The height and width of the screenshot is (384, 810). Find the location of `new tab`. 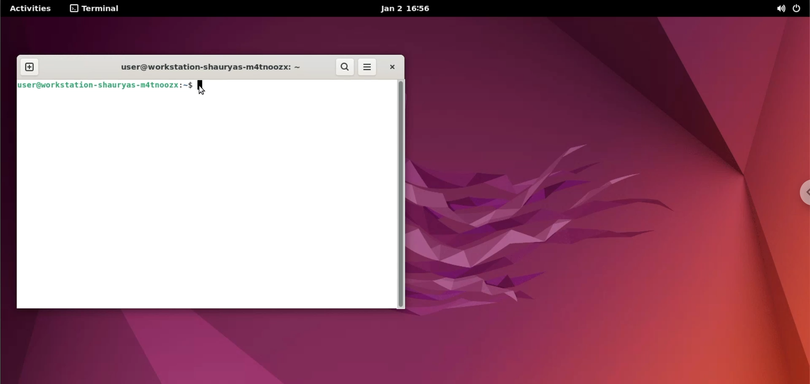

new tab is located at coordinates (31, 65).